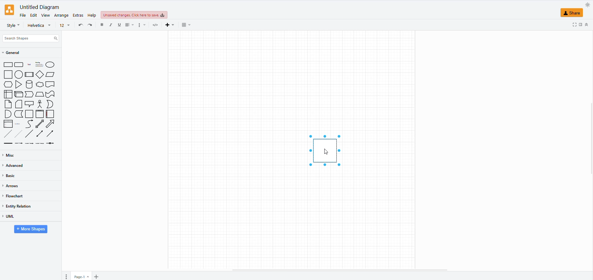  Describe the element at coordinates (588, 25) in the screenshot. I see `up` at that location.